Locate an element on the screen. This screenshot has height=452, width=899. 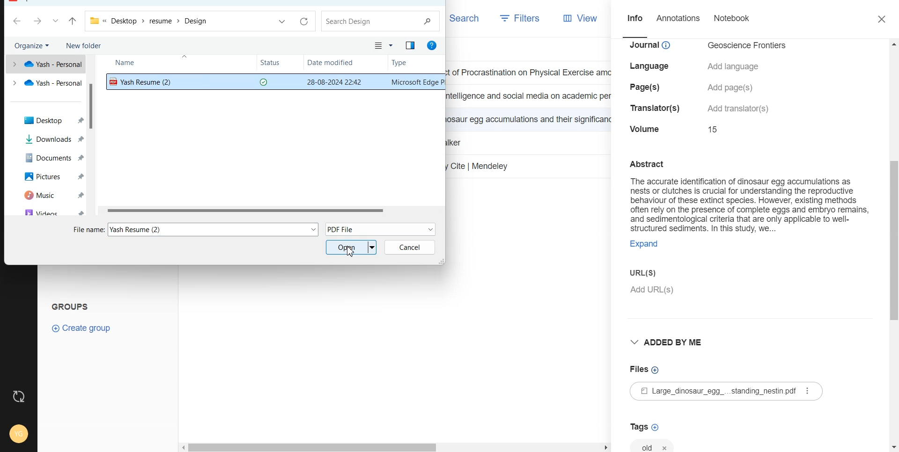
Download is located at coordinates (46, 139).